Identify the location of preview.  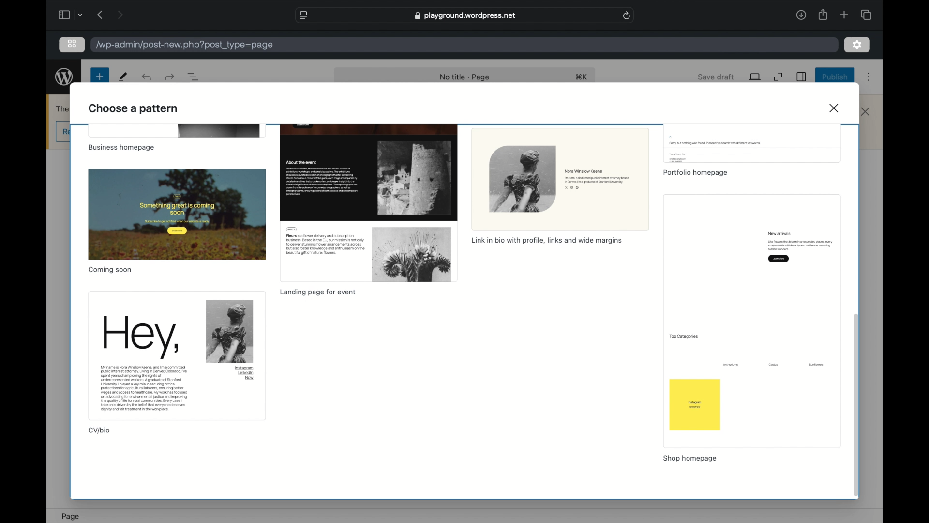
(560, 178).